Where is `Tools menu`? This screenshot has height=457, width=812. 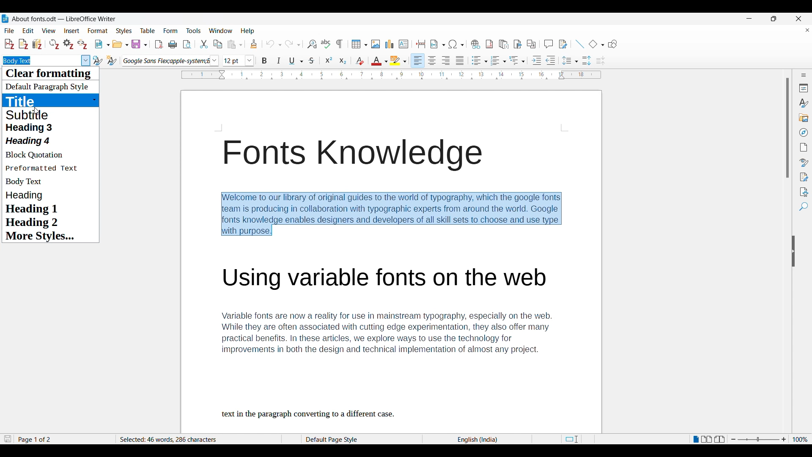
Tools menu is located at coordinates (194, 31).